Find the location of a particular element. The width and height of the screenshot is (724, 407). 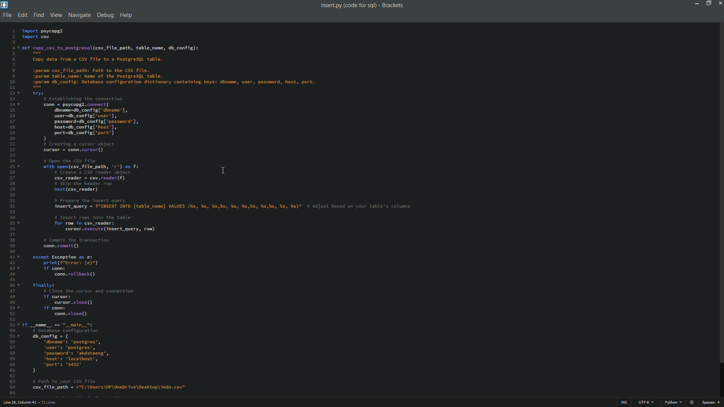

line numbers is located at coordinates (10, 211).